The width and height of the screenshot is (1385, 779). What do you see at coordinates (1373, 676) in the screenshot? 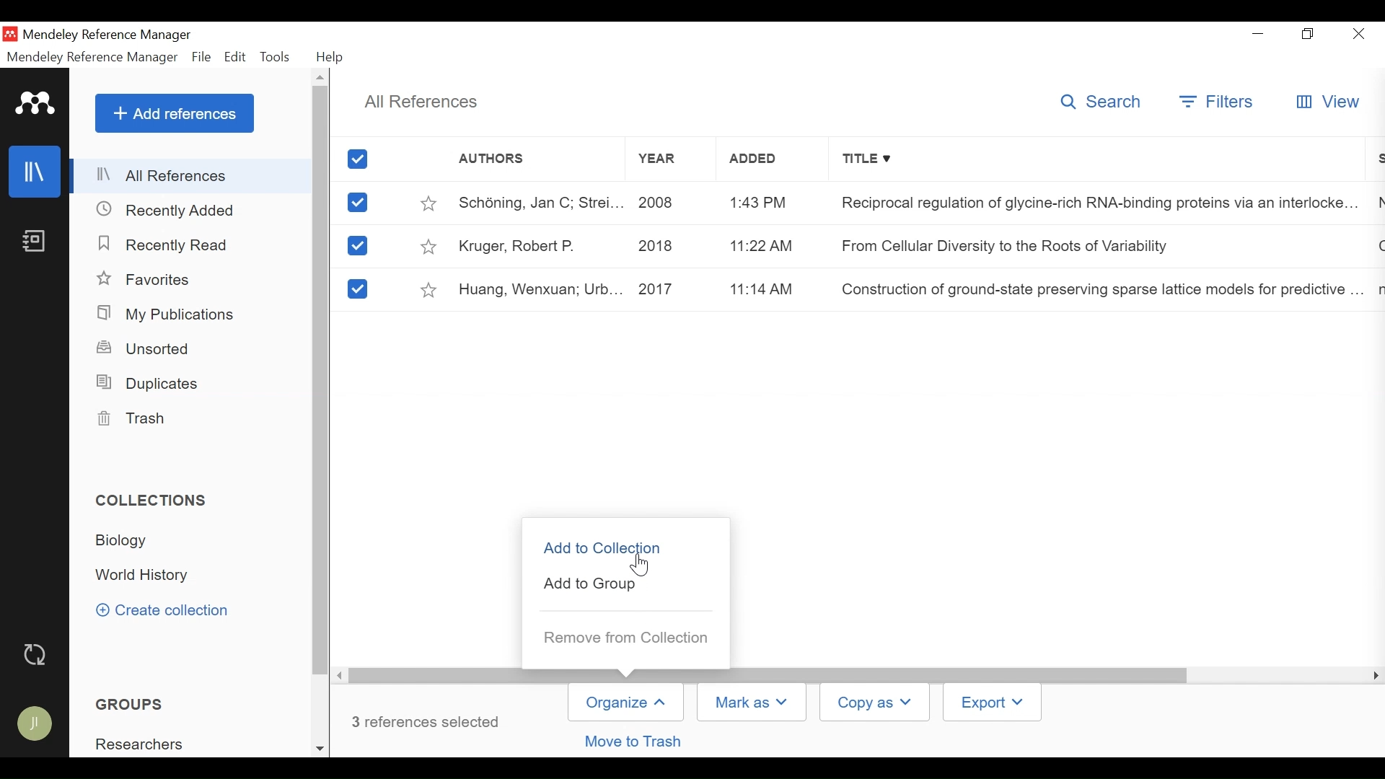
I see `Scroll Right` at bounding box center [1373, 676].